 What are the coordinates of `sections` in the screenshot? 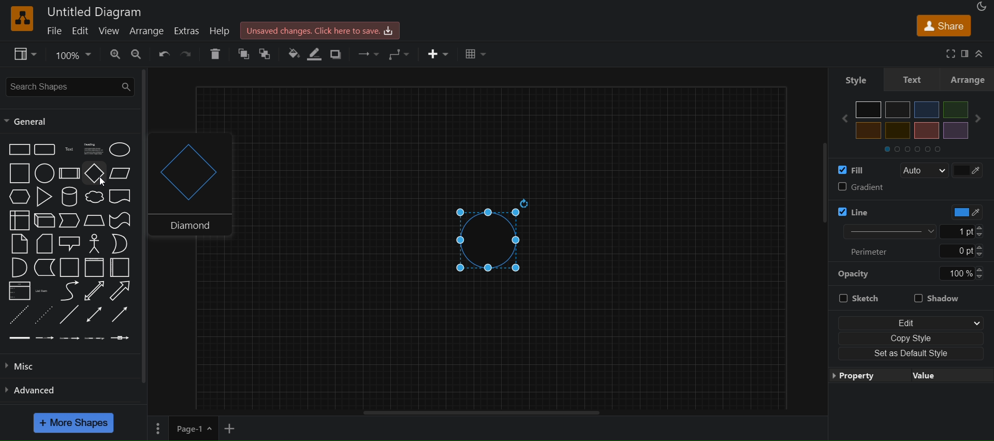 It's located at (921, 148).